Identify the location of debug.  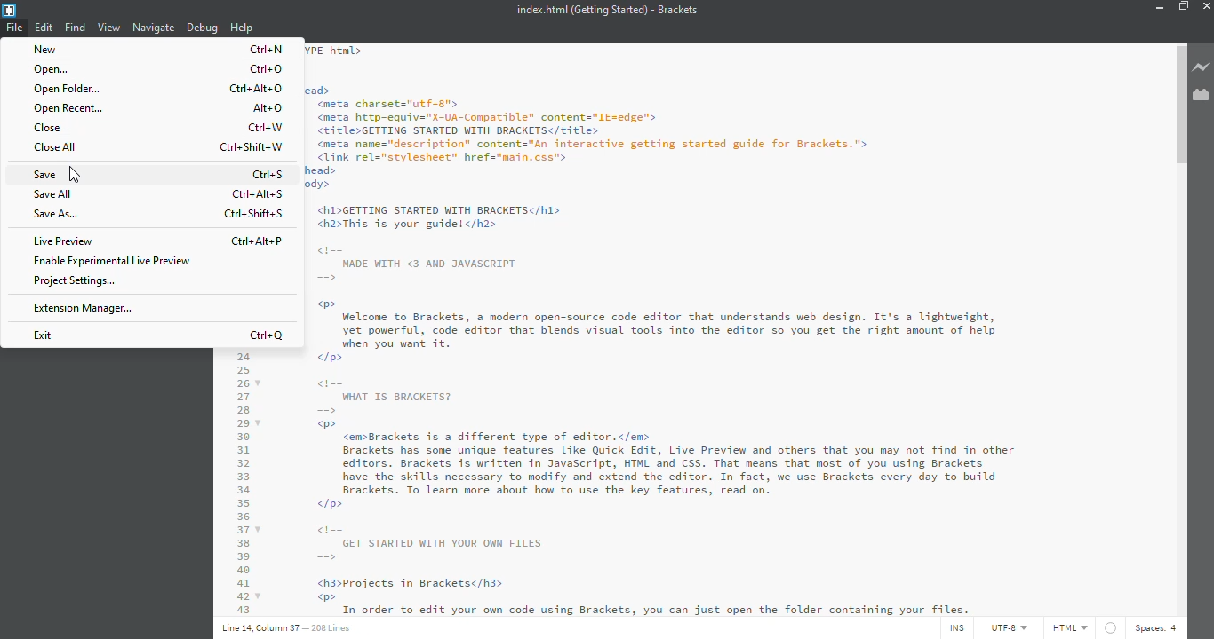
(201, 28).